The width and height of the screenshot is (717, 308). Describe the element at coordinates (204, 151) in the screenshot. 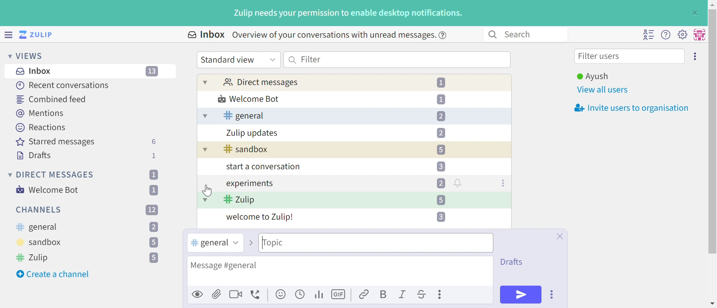

I see `Drop Down` at that location.